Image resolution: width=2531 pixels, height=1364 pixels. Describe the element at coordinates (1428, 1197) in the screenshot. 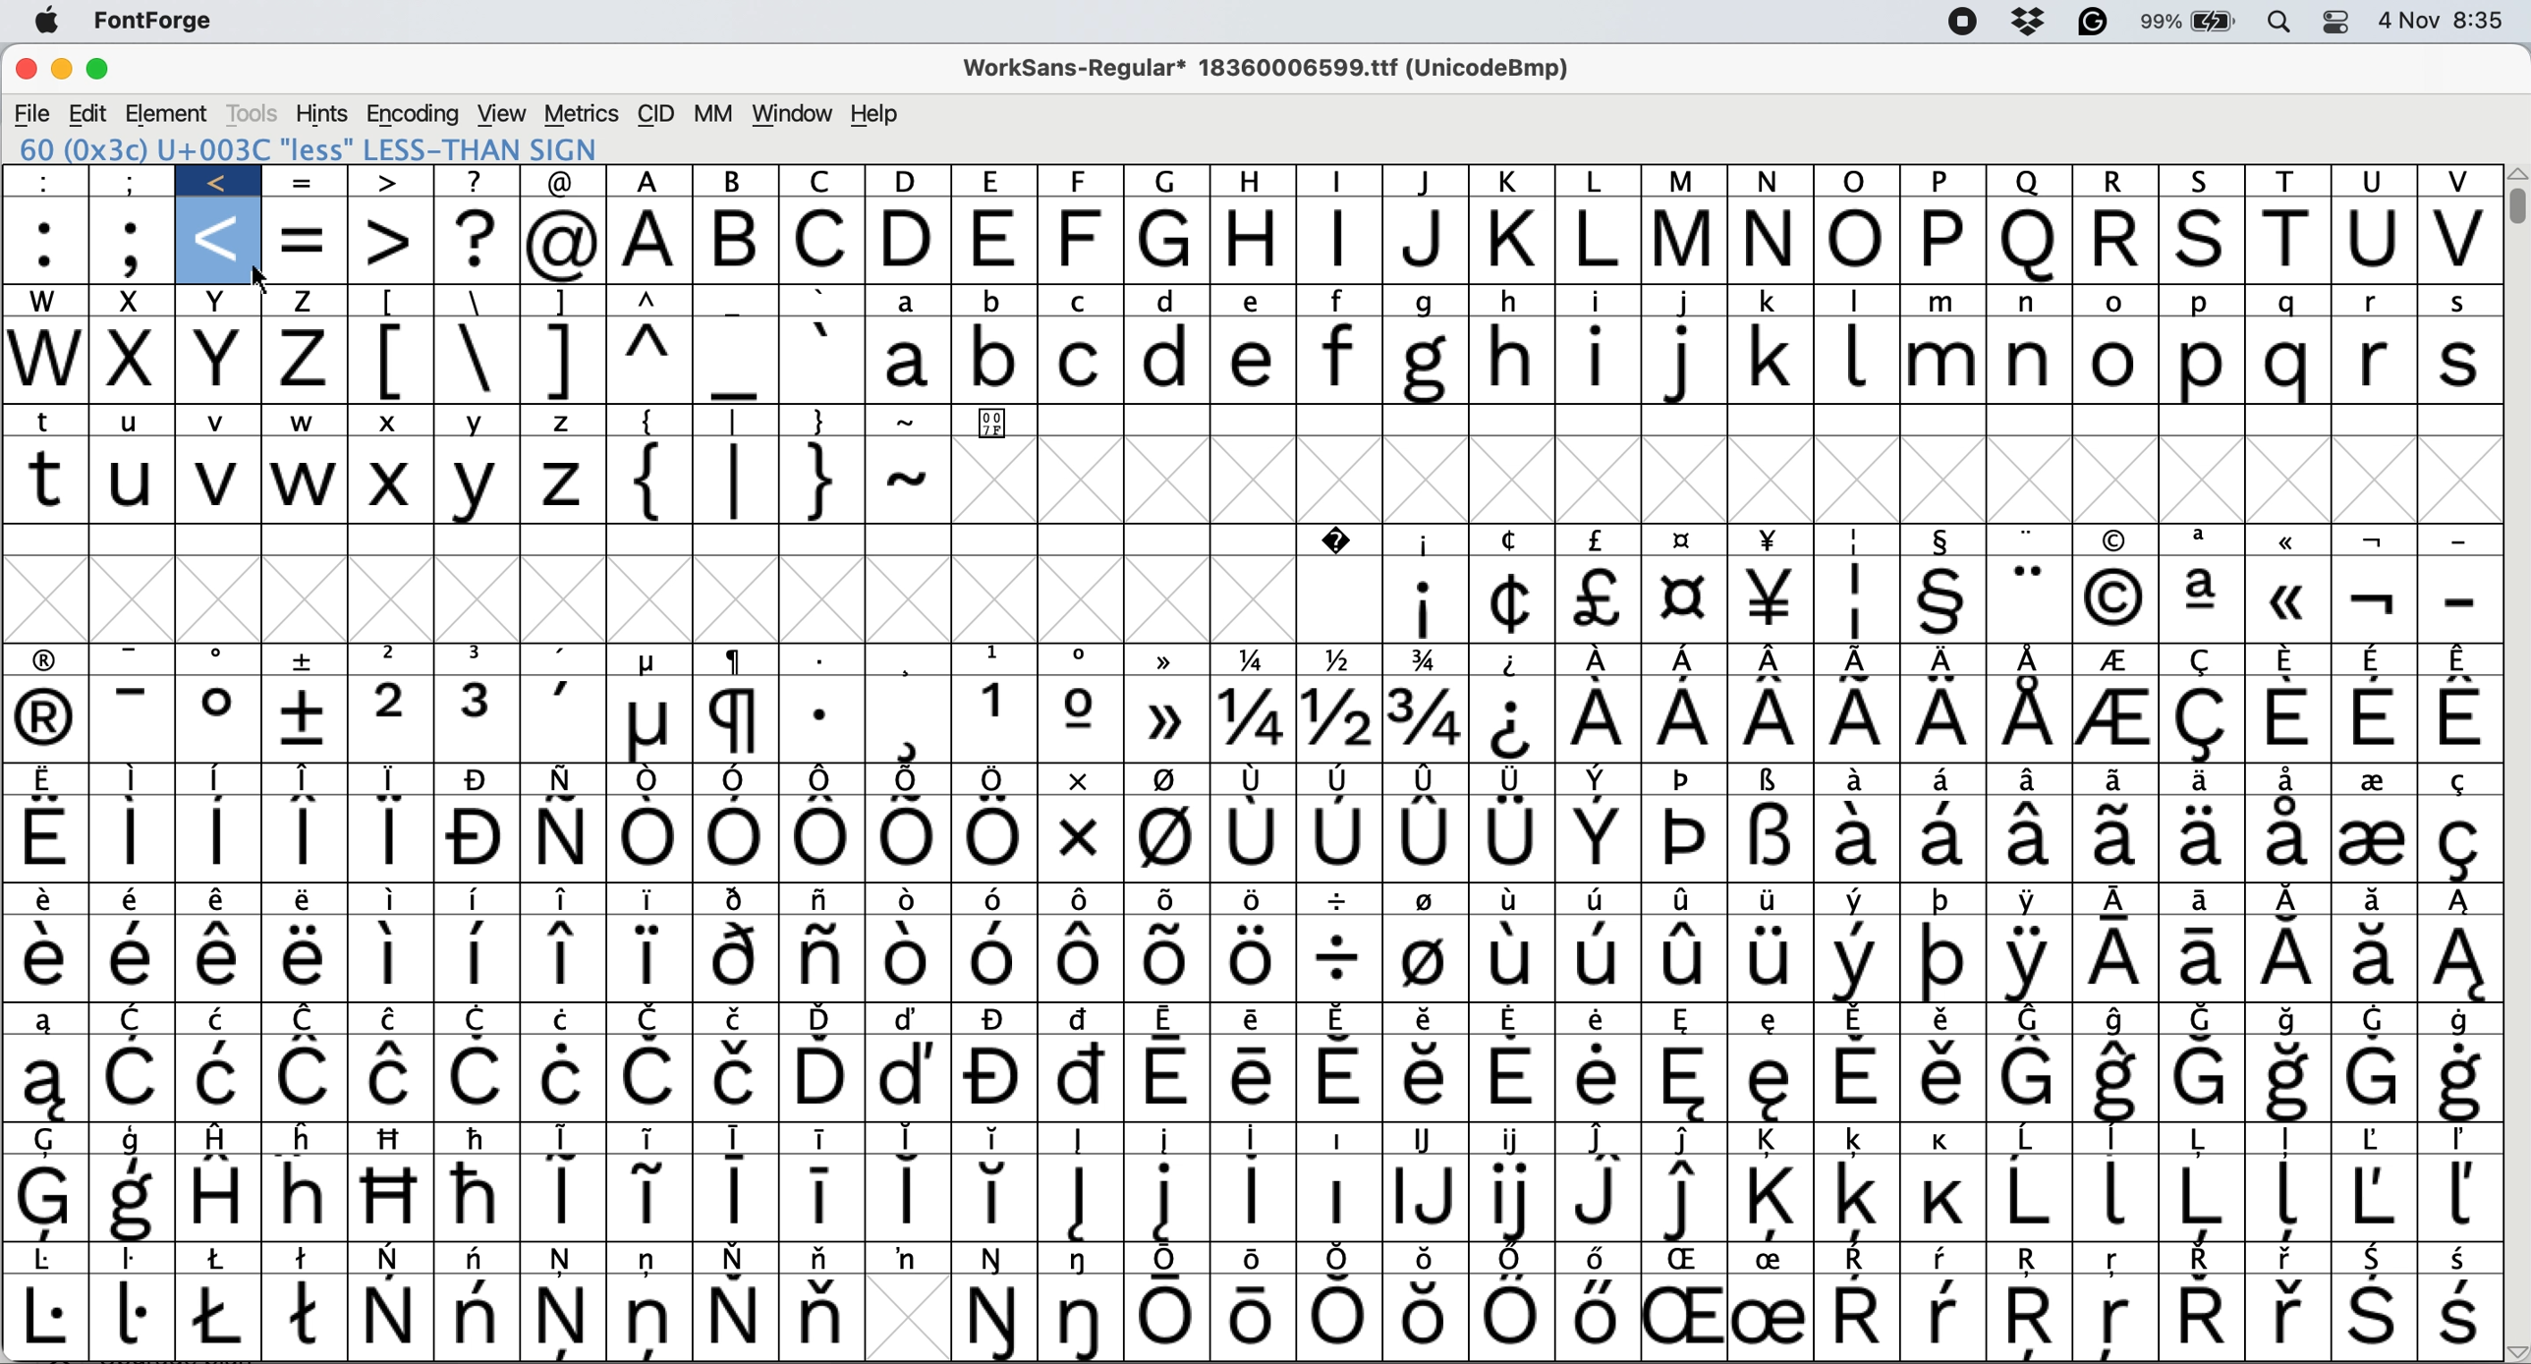

I see `Symbol` at that location.